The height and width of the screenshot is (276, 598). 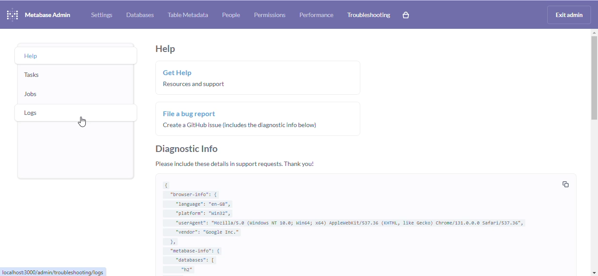 What do you see at coordinates (165, 49) in the screenshot?
I see `help` at bounding box center [165, 49].